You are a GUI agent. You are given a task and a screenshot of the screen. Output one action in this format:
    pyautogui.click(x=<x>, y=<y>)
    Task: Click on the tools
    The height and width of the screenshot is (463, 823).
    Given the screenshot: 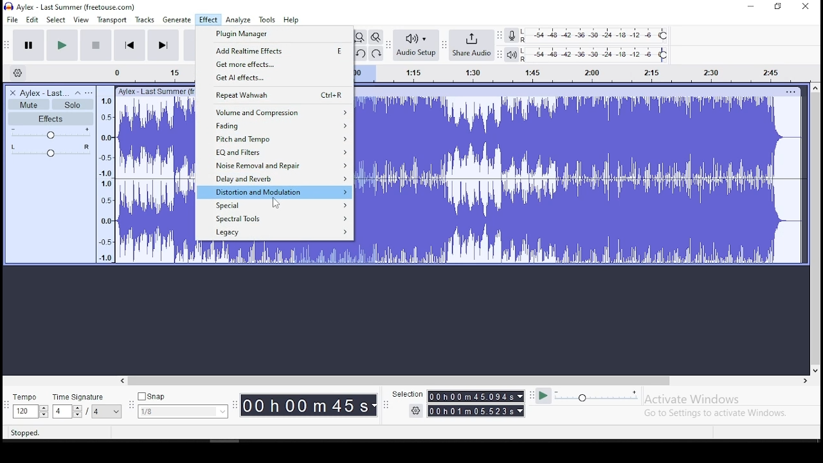 What is the action you would take?
    pyautogui.click(x=267, y=19)
    